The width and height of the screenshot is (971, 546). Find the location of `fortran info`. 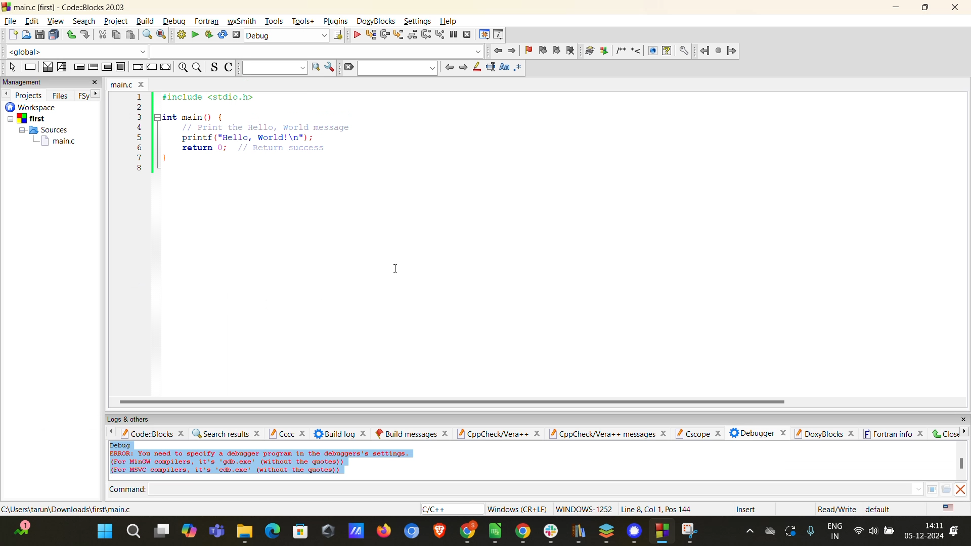

fortran info is located at coordinates (892, 431).